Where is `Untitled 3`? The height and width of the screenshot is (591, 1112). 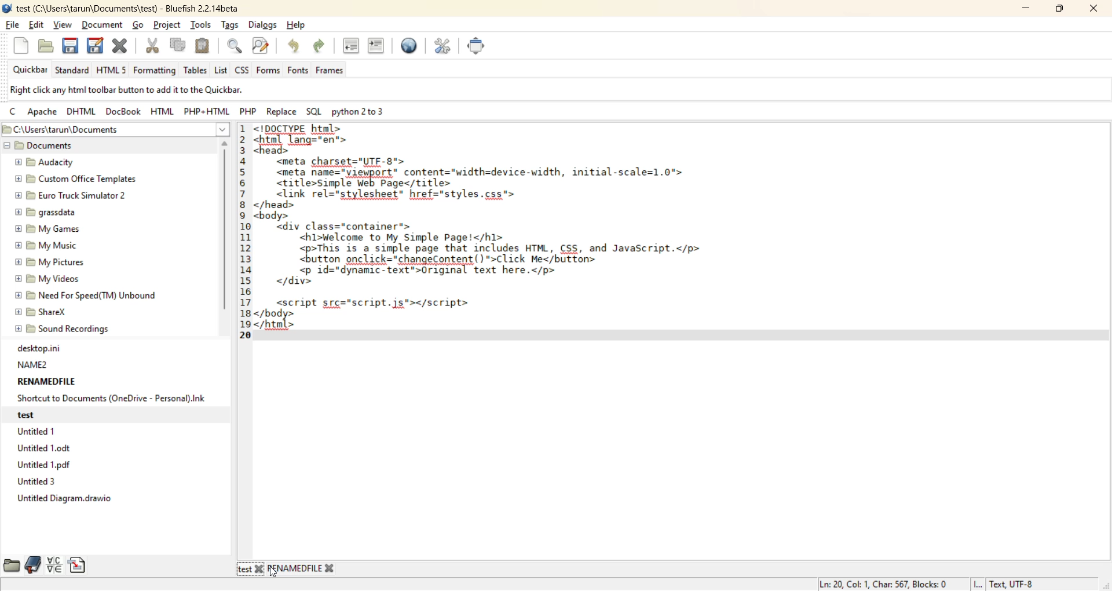 Untitled 3 is located at coordinates (40, 482).